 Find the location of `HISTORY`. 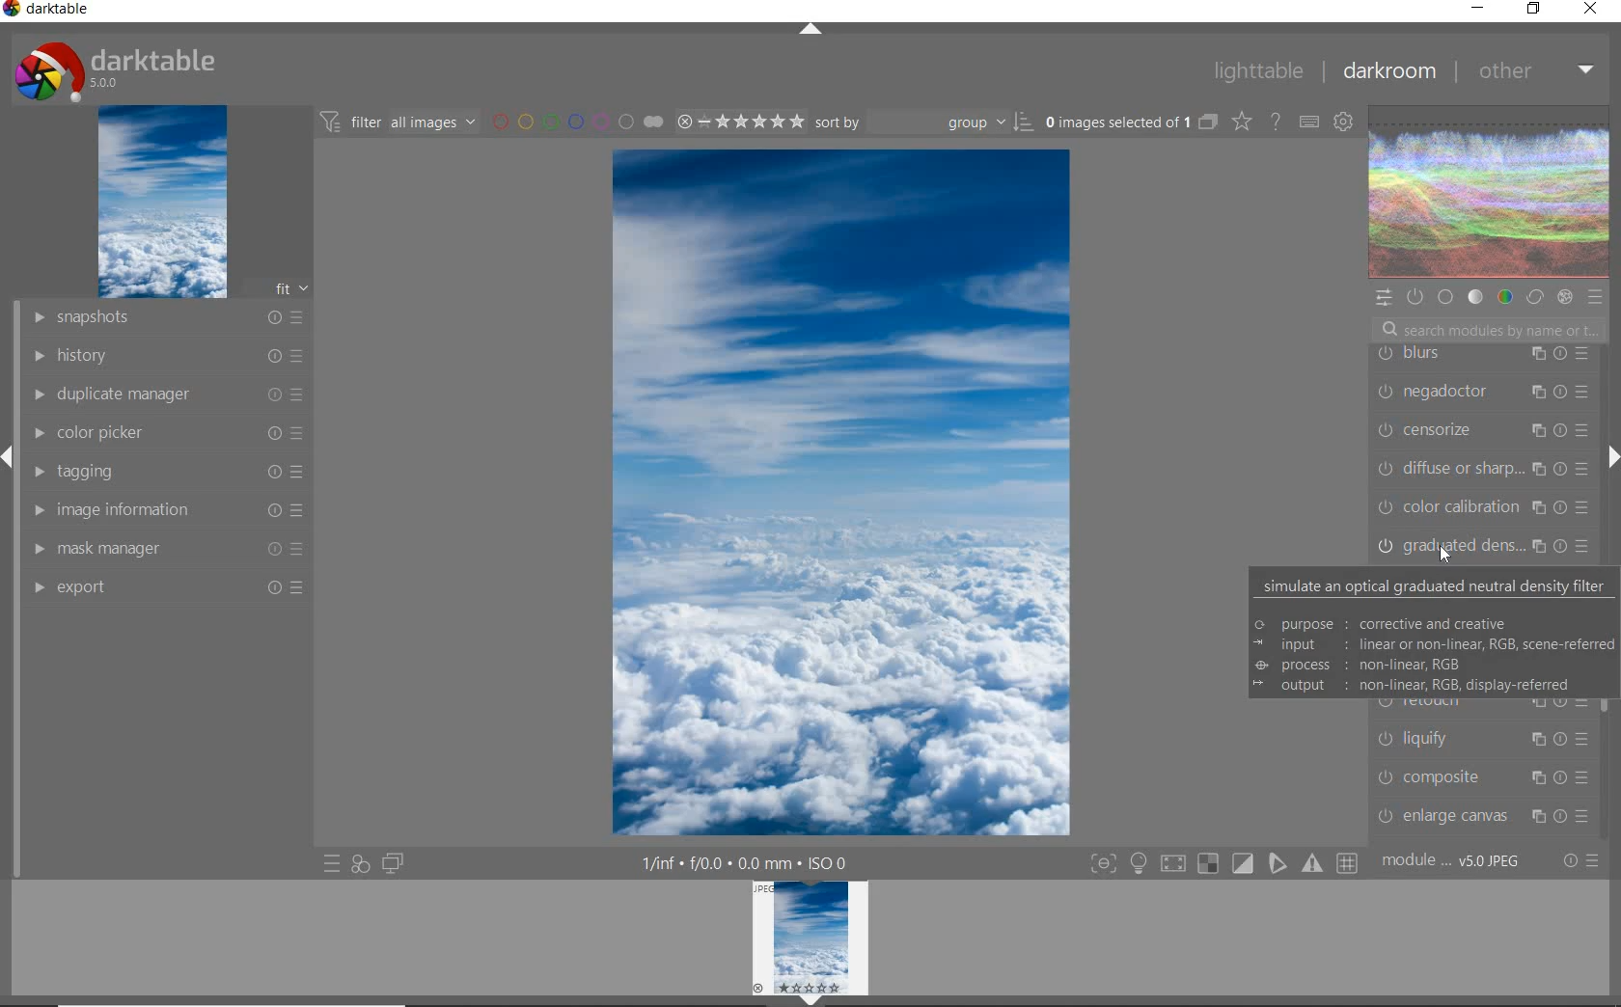

HISTORY is located at coordinates (166, 354).